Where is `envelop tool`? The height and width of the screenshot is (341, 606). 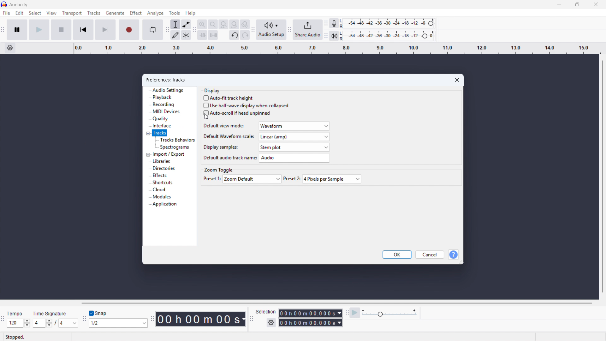
envelop tool is located at coordinates (186, 24).